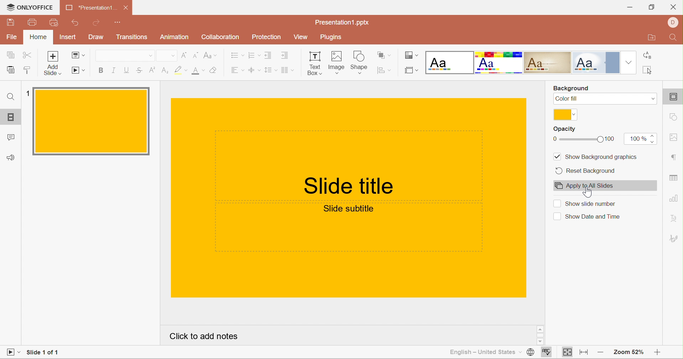 Image resolution: width=683 pixels, height=359 pixels. What do you see at coordinates (568, 352) in the screenshot?
I see `Fit to slide` at bounding box center [568, 352].